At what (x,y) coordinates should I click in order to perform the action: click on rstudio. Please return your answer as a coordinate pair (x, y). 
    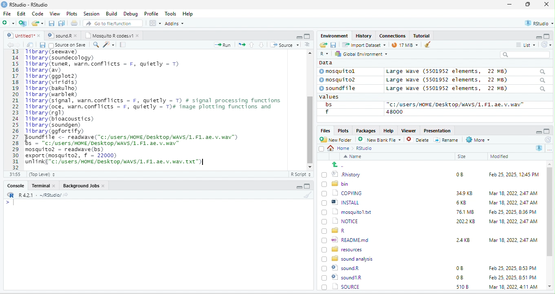
    Looking at the image, I should click on (537, 24).